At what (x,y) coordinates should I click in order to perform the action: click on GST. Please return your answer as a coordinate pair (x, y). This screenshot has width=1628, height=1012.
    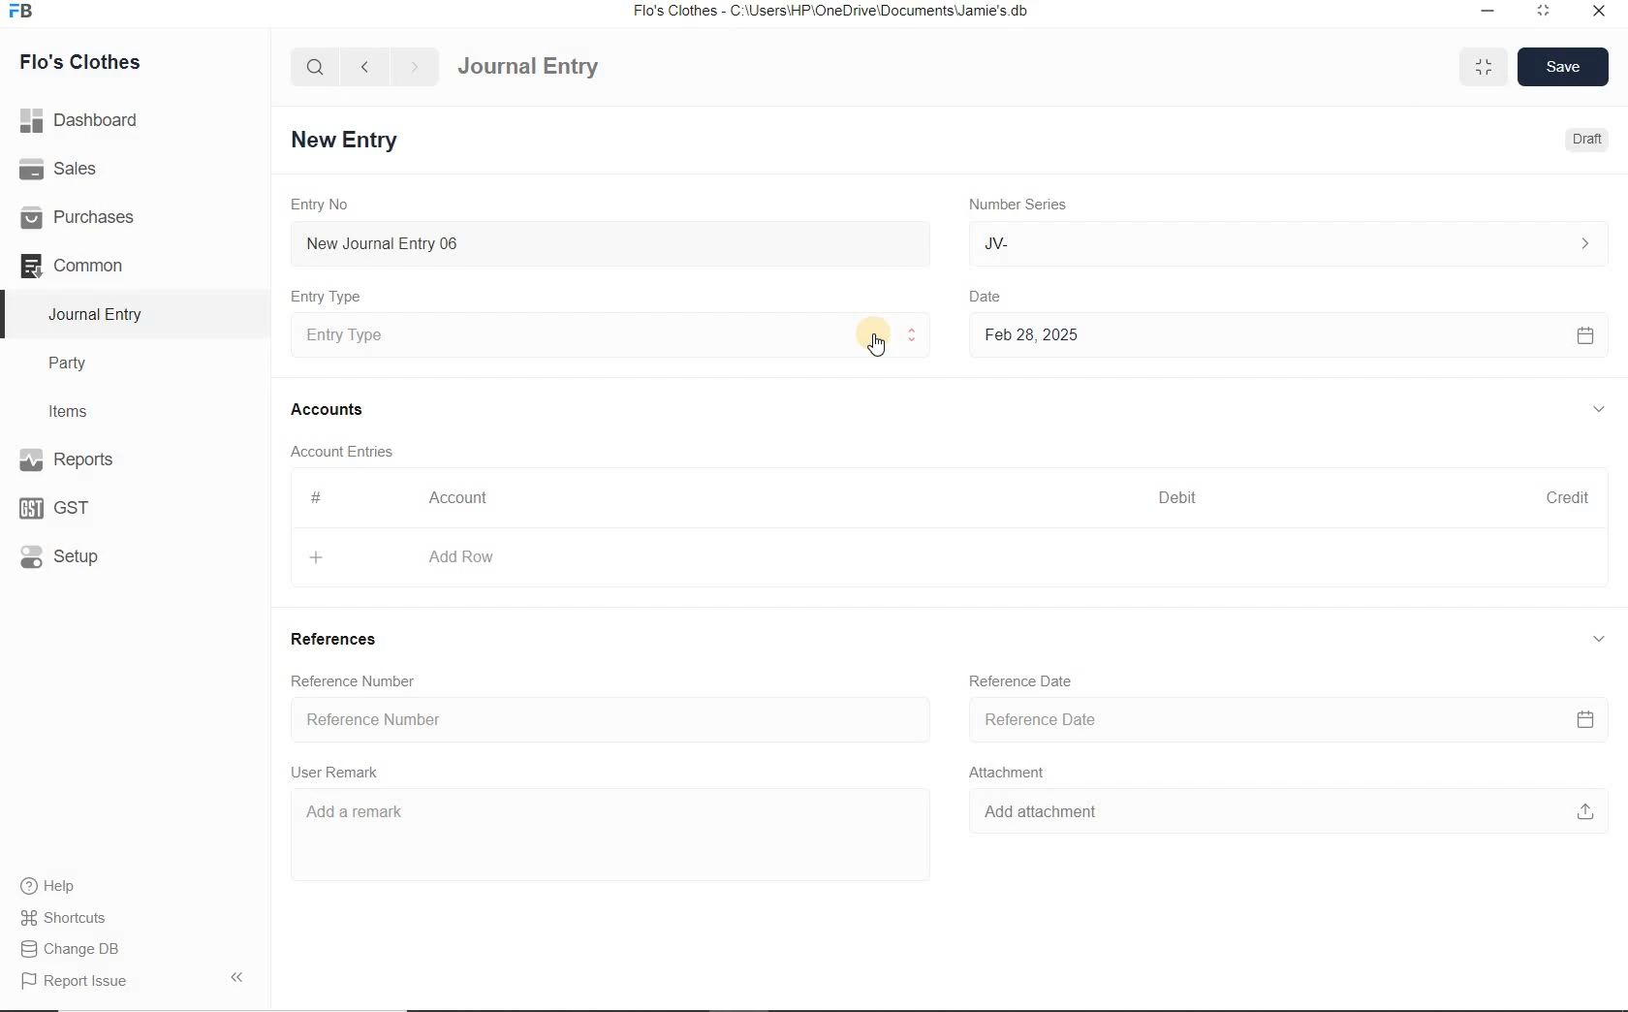
    Looking at the image, I should click on (63, 506).